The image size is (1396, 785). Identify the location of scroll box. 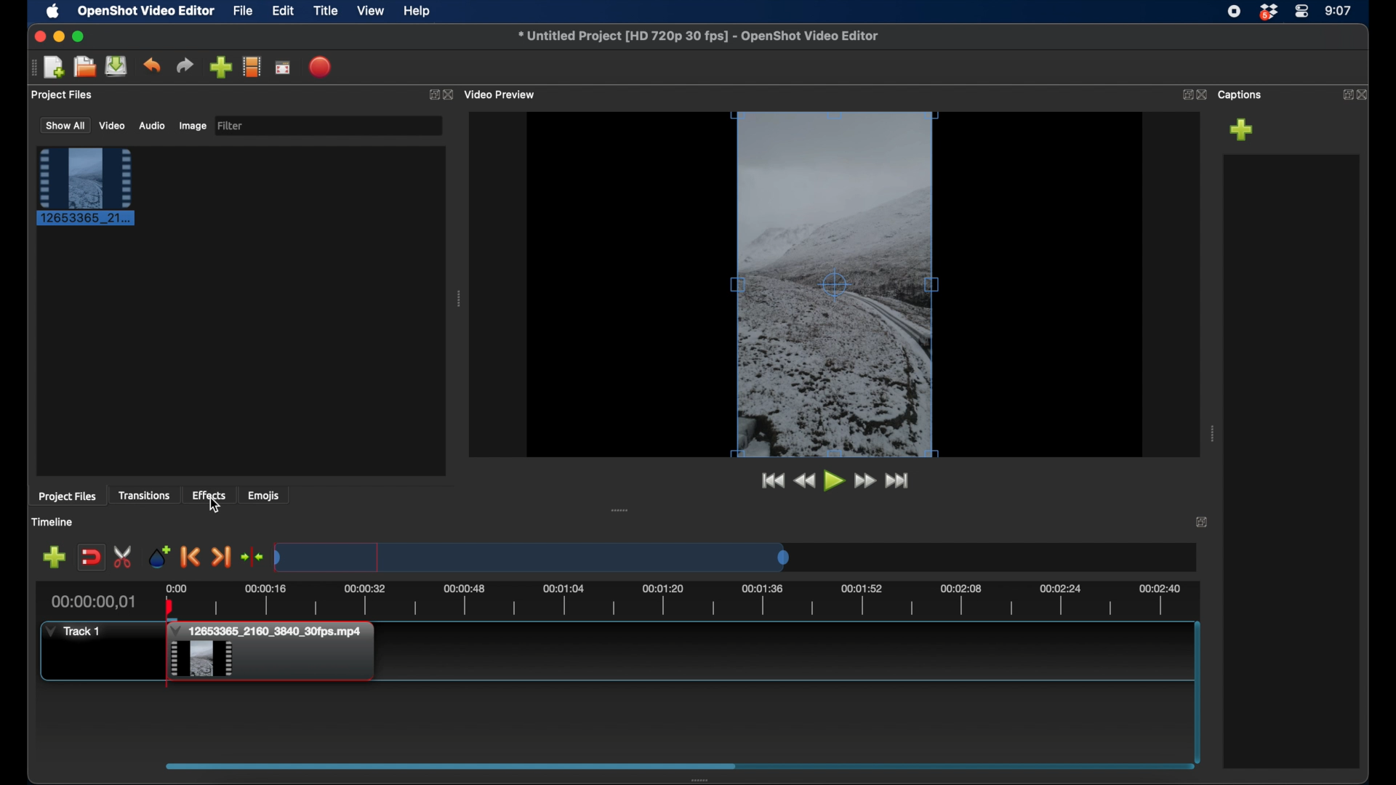
(449, 766).